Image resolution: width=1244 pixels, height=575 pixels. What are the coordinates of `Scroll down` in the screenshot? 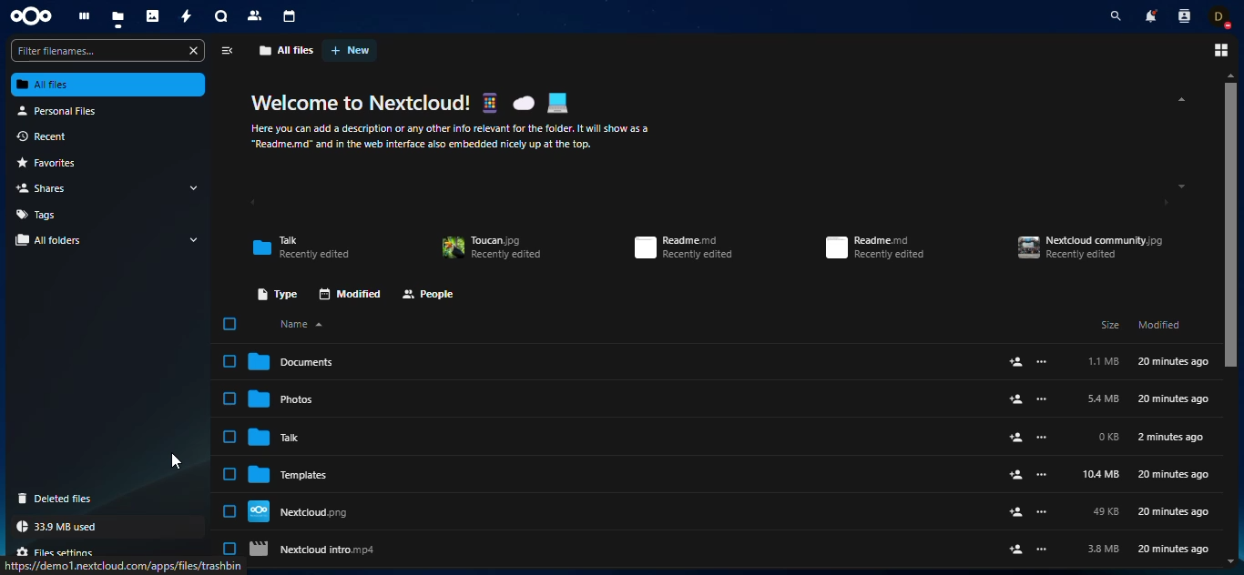 It's located at (1182, 185).